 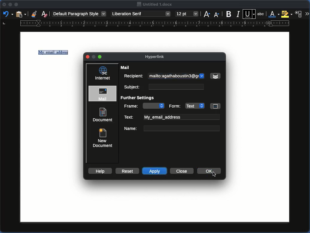 What do you see at coordinates (10, 5) in the screenshot?
I see `Minimize` at bounding box center [10, 5].